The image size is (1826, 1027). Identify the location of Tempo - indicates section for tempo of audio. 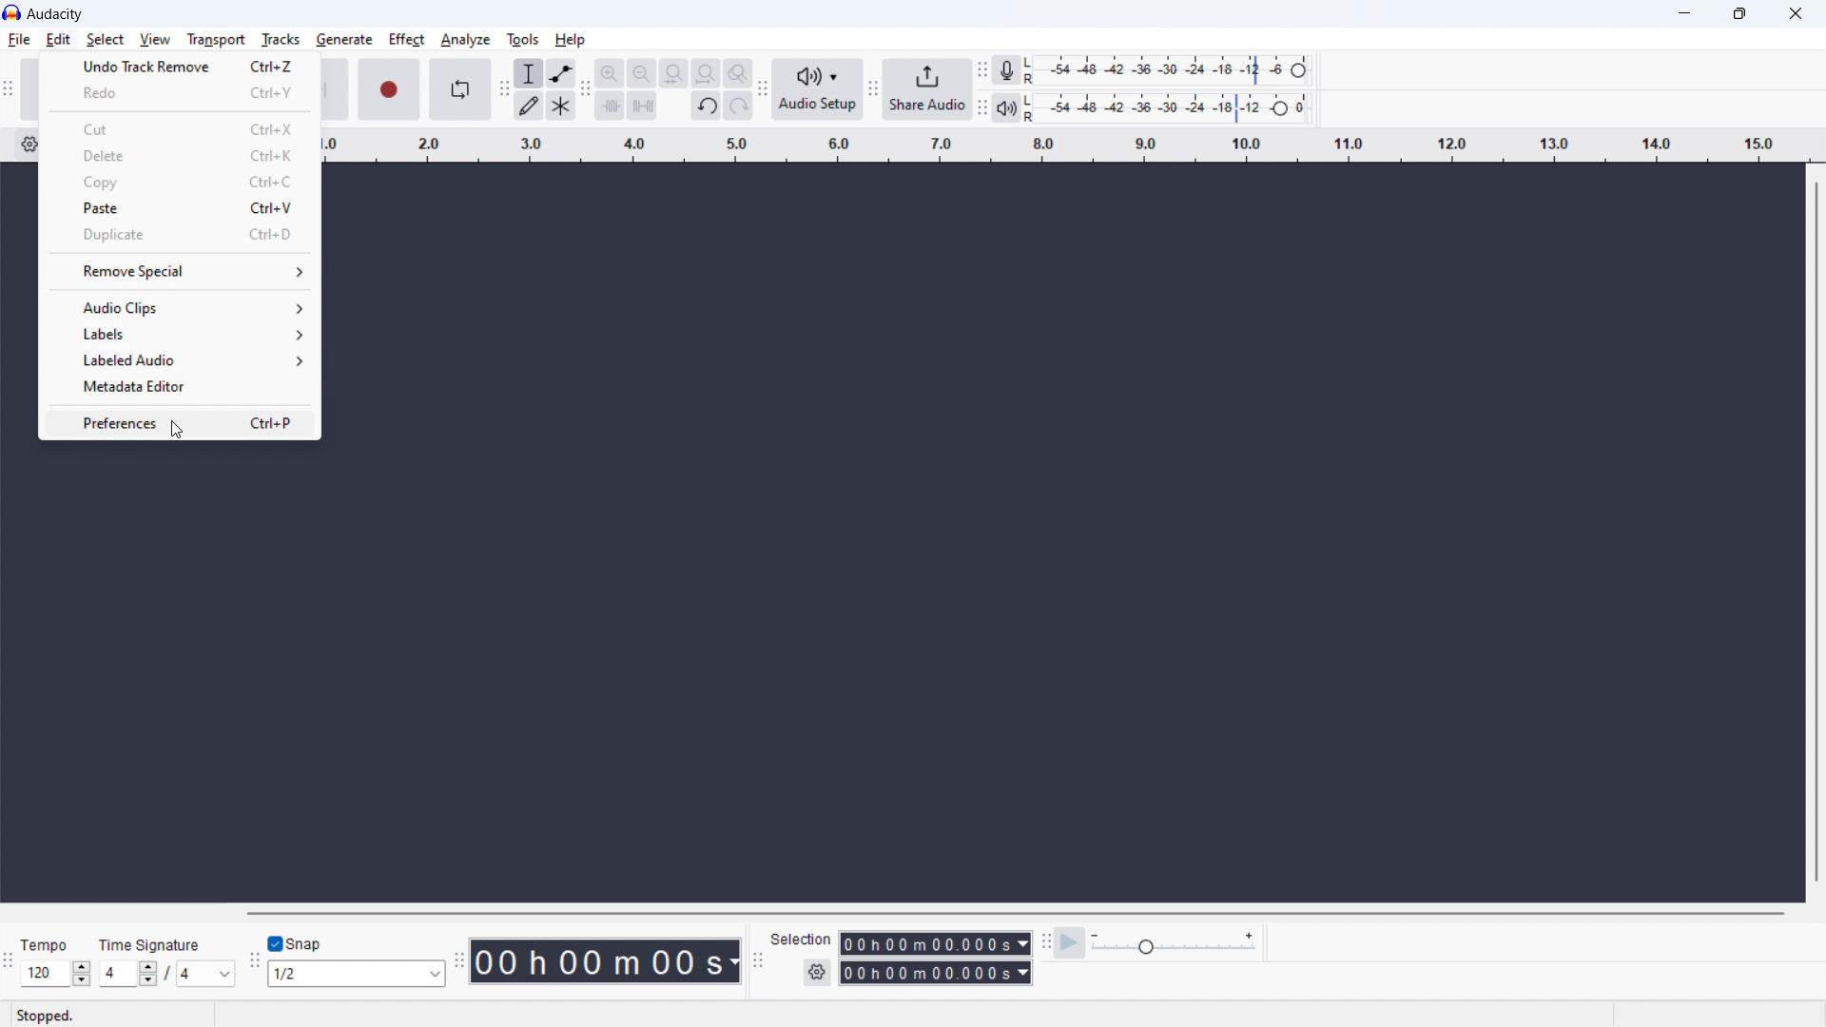
(44, 944).